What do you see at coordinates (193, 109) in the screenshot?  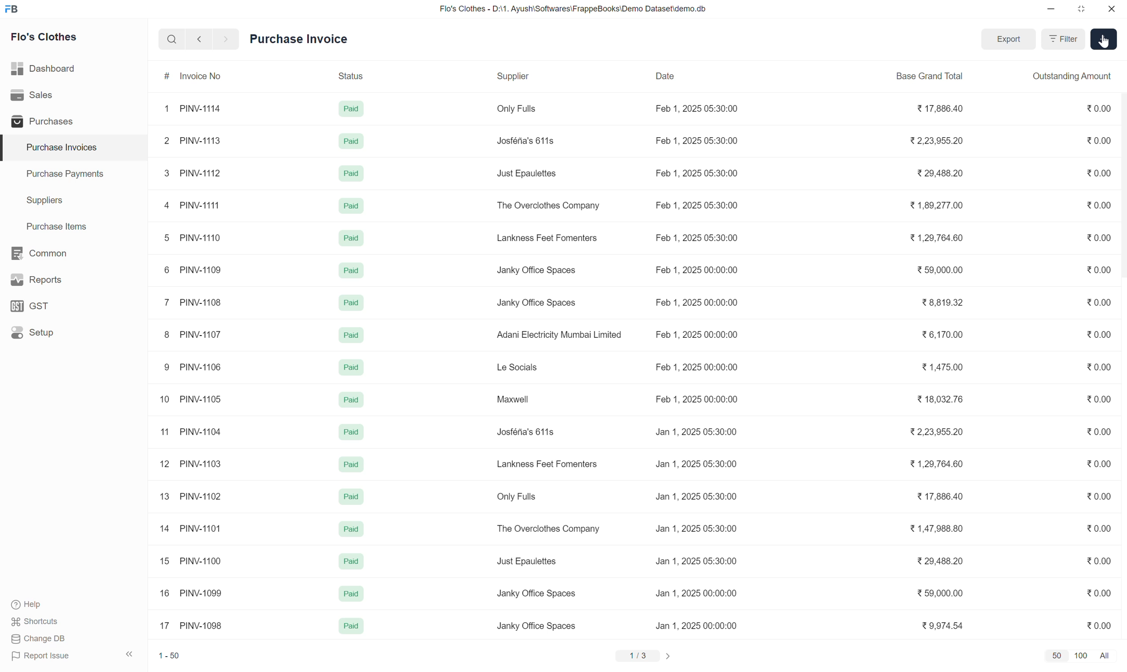 I see `1 PINV-1114` at bounding box center [193, 109].